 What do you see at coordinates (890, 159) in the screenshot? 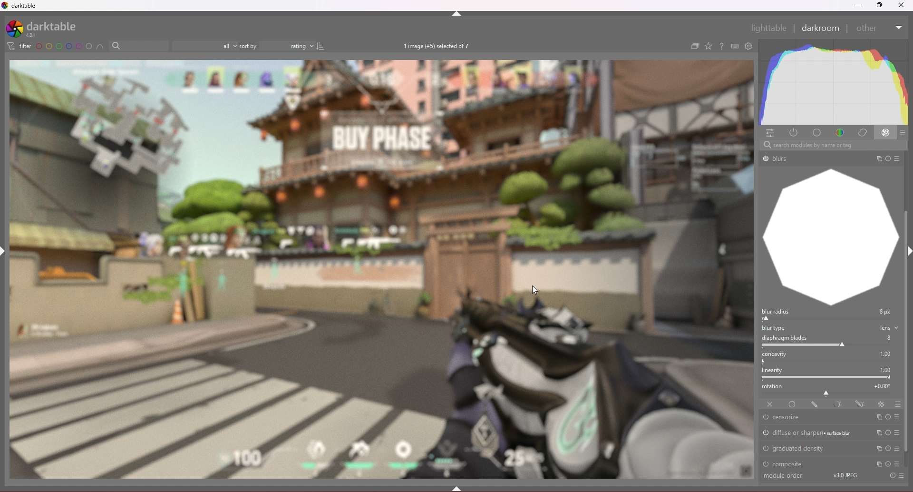
I see `` at bounding box center [890, 159].